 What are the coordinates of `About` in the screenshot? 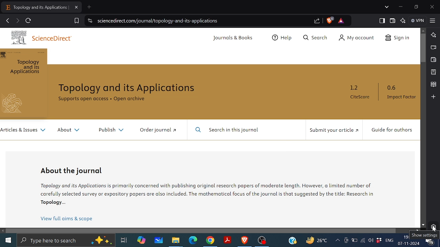 It's located at (68, 130).